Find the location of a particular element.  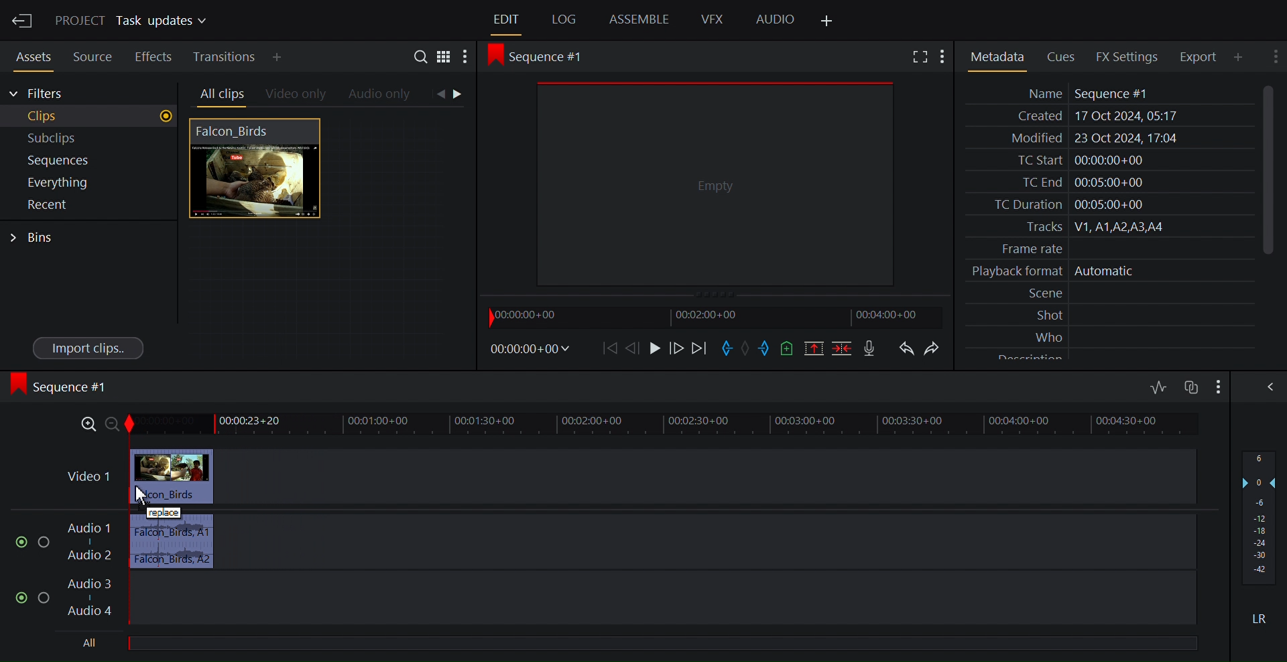

Delete/cut is located at coordinates (844, 348).